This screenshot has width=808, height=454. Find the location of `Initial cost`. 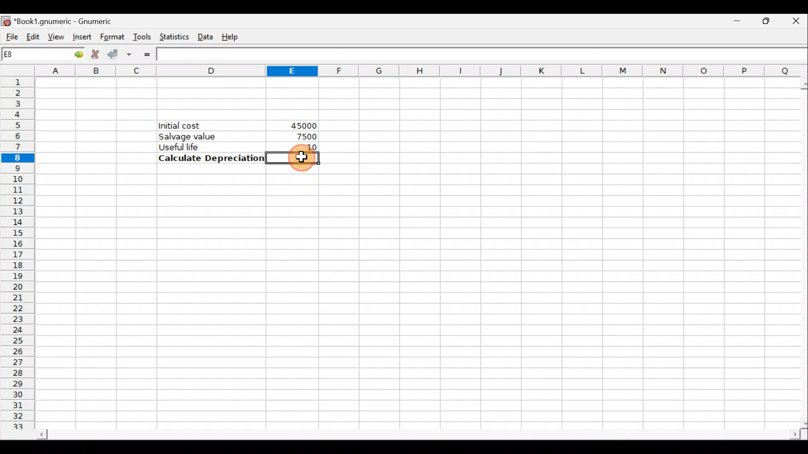

Initial cost is located at coordinates (212, 126).